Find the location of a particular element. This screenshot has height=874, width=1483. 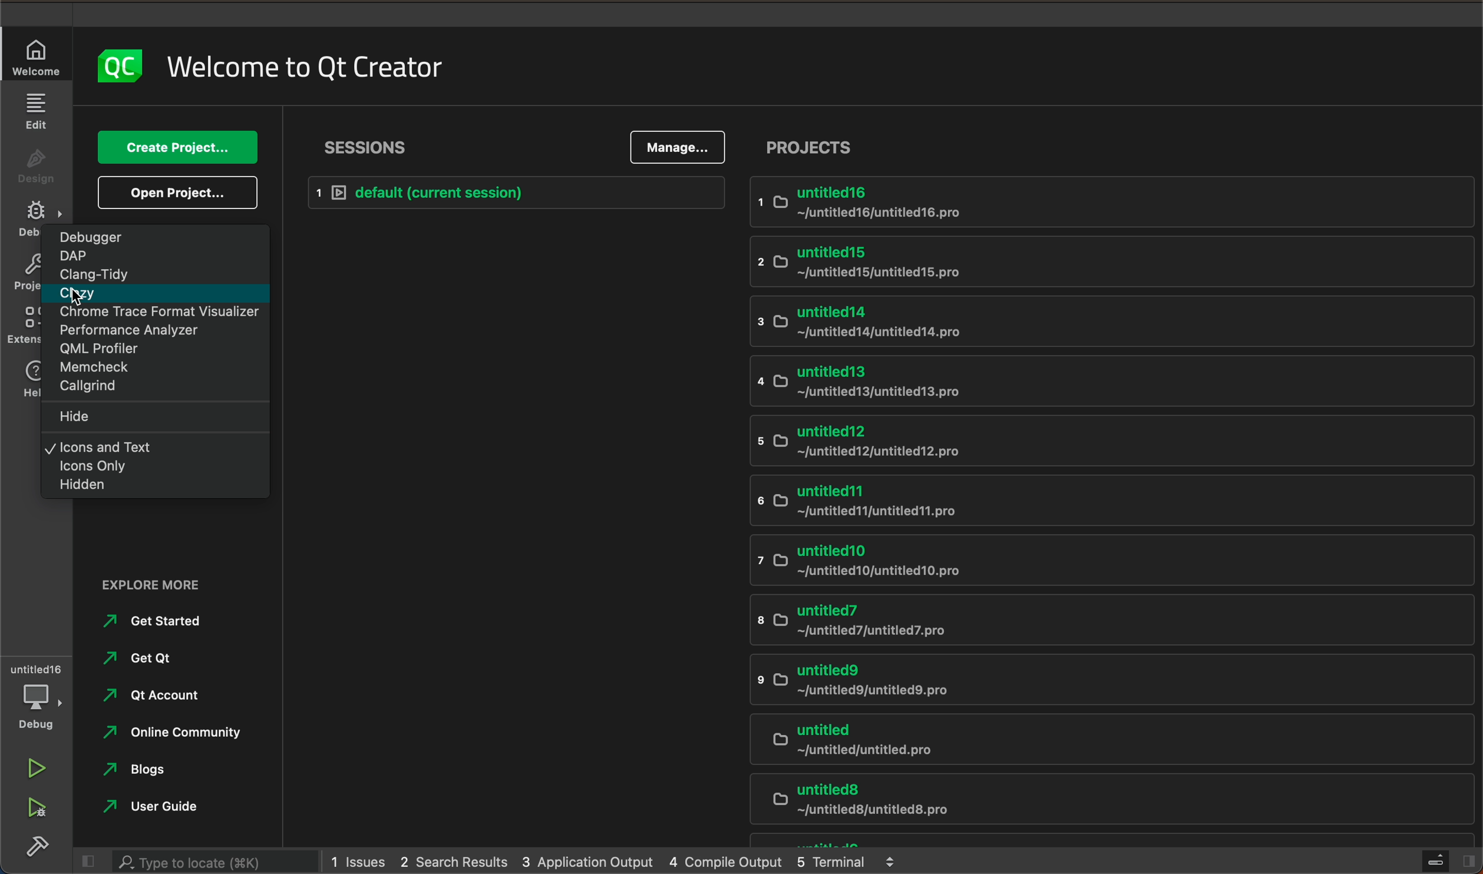

icons only is located at coordinates (152, 465).